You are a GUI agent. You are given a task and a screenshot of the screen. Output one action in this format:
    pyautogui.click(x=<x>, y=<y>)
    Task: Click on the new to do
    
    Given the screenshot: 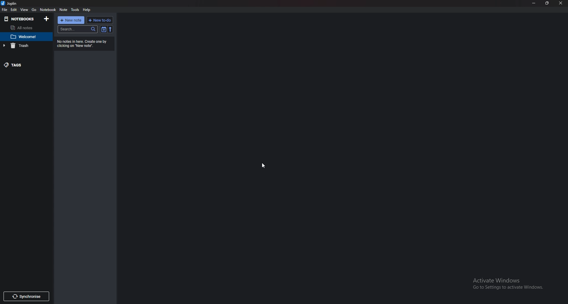 What is the action you would take?
    pyautogui.click(x=100, y=20)
    